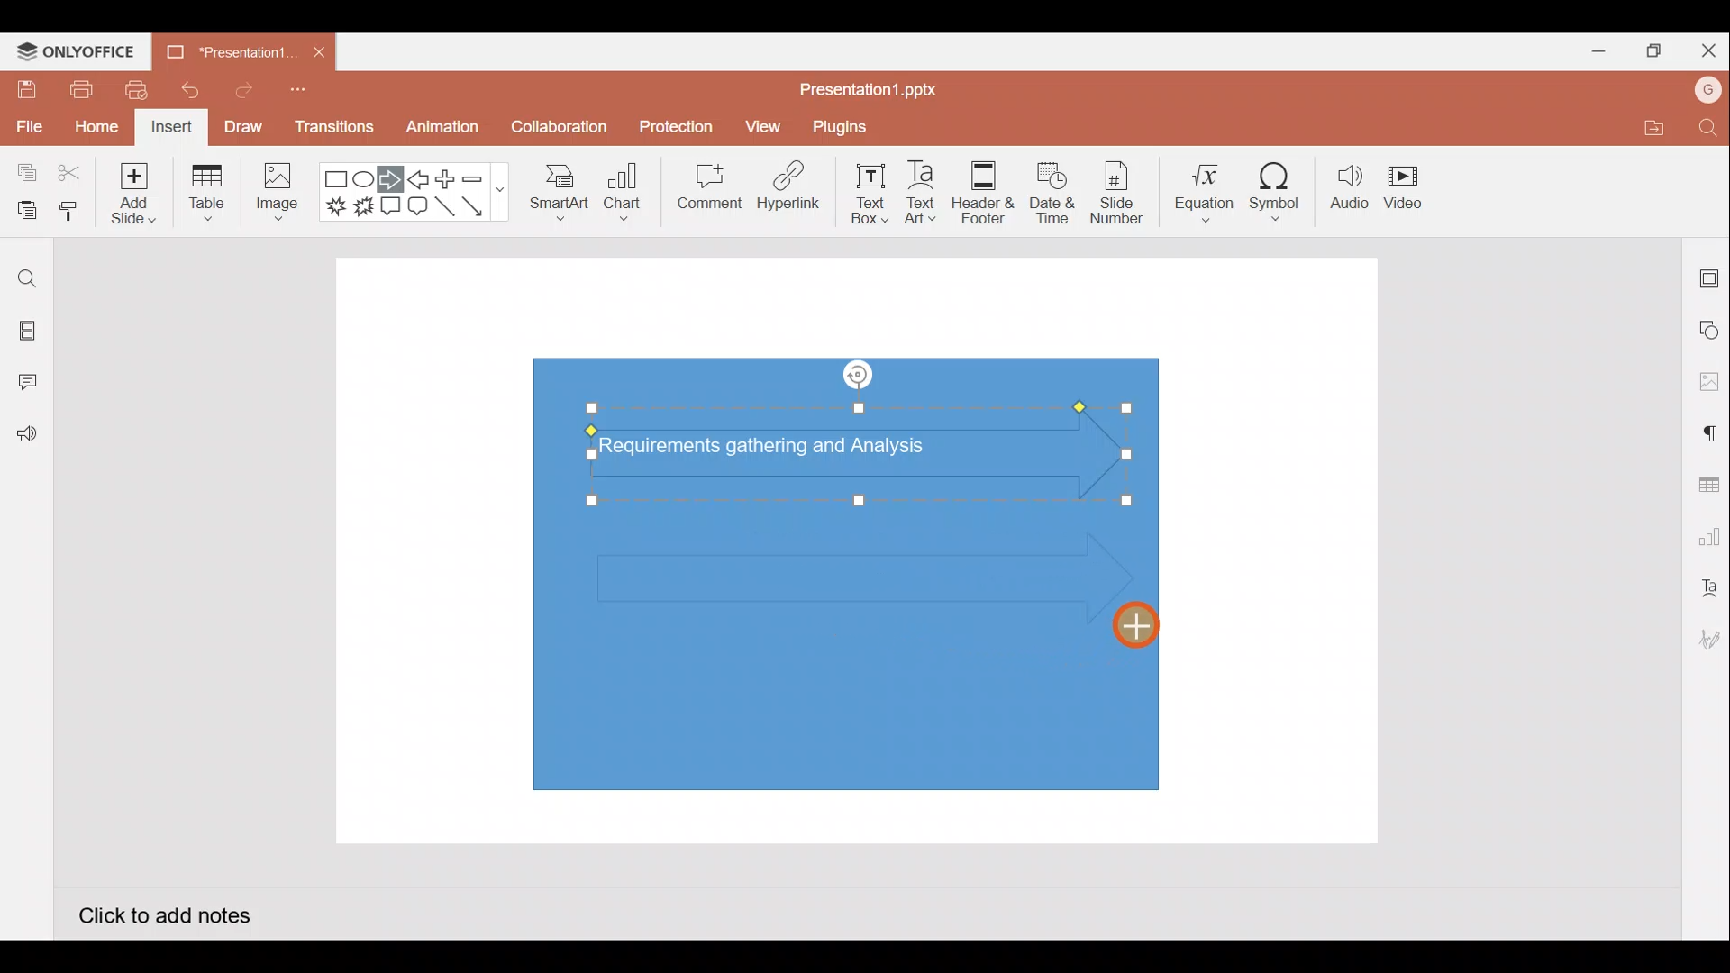  Describe the element at coordinates (1705, 483) in the screenshot. I see `Table settings` at that location.